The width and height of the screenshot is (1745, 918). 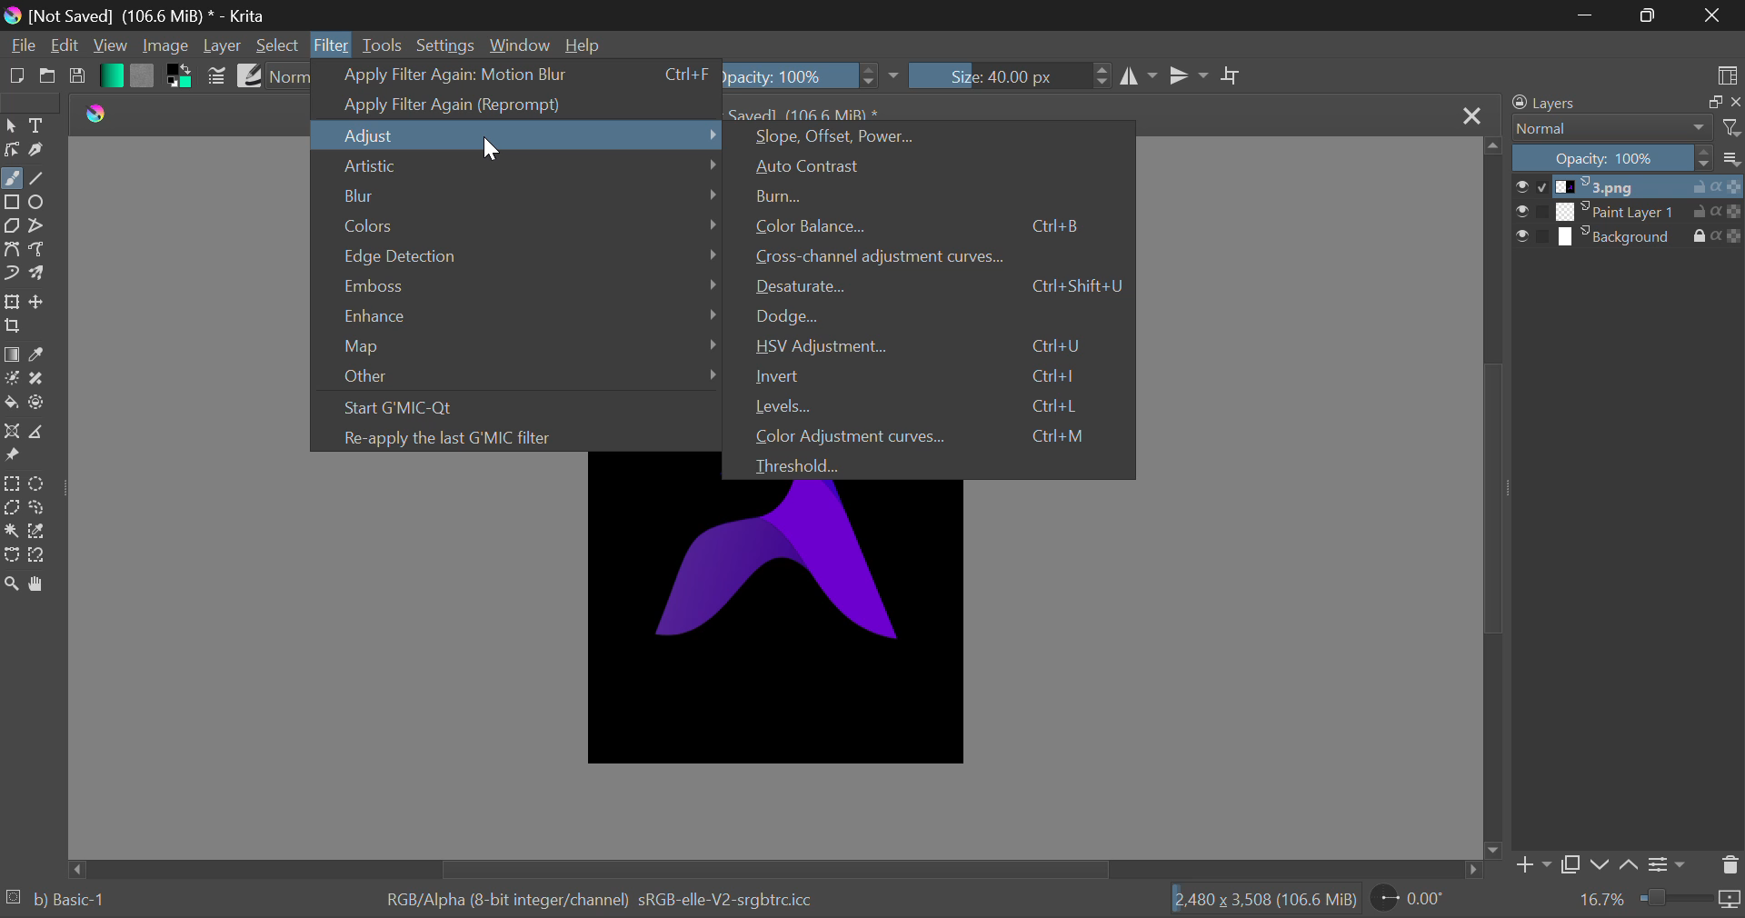 I want to click on File, so click(x=20, y=46).